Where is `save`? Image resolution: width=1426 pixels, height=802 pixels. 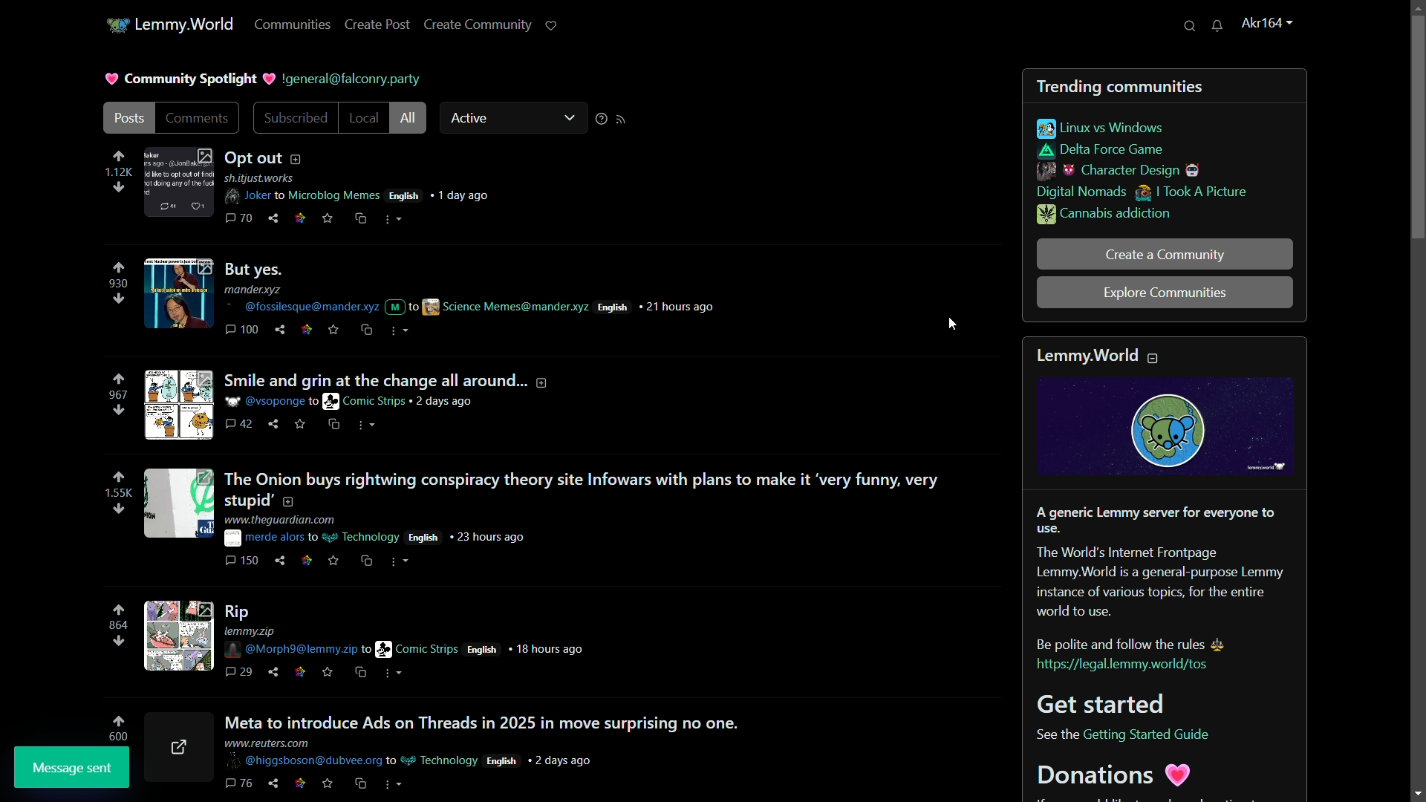
save is located at coordinates (337, 558).